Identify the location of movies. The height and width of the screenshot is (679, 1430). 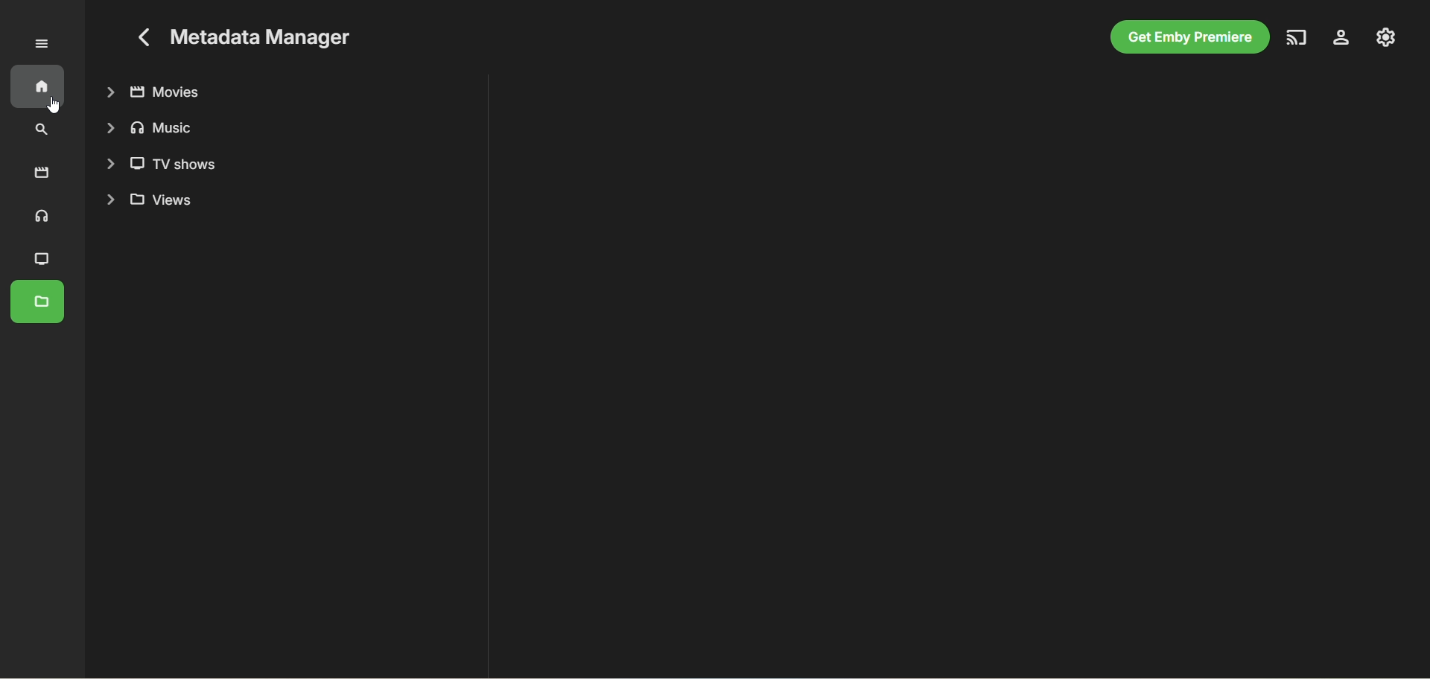
(151, 92).